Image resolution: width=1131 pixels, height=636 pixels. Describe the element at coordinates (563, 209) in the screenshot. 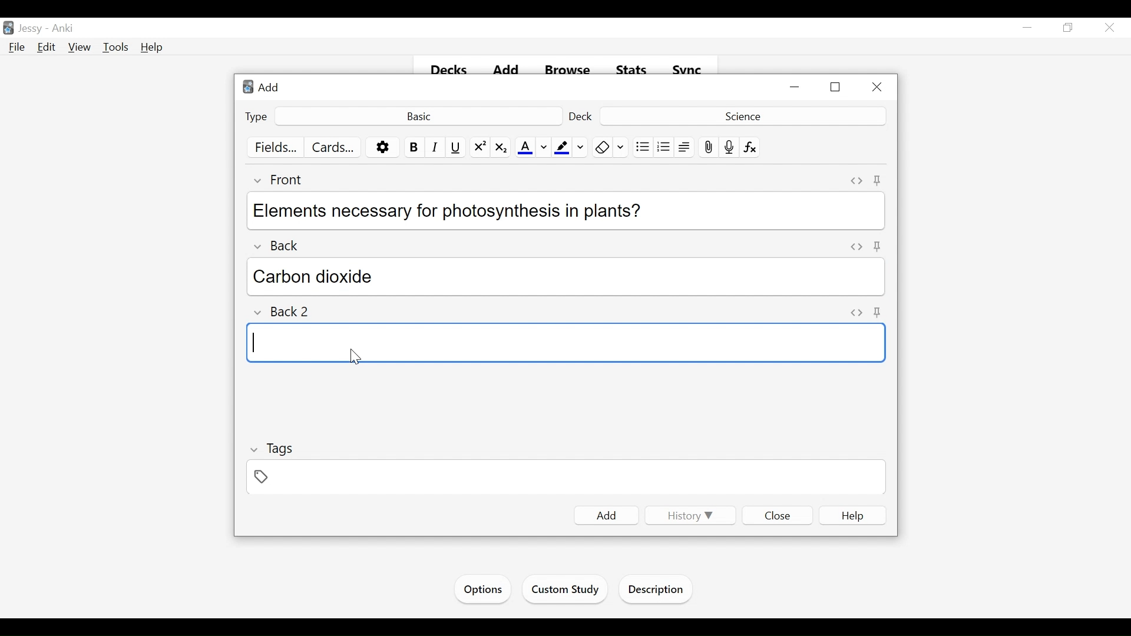

I see `Elements necessary for photosynthesis in plants?` at that location.